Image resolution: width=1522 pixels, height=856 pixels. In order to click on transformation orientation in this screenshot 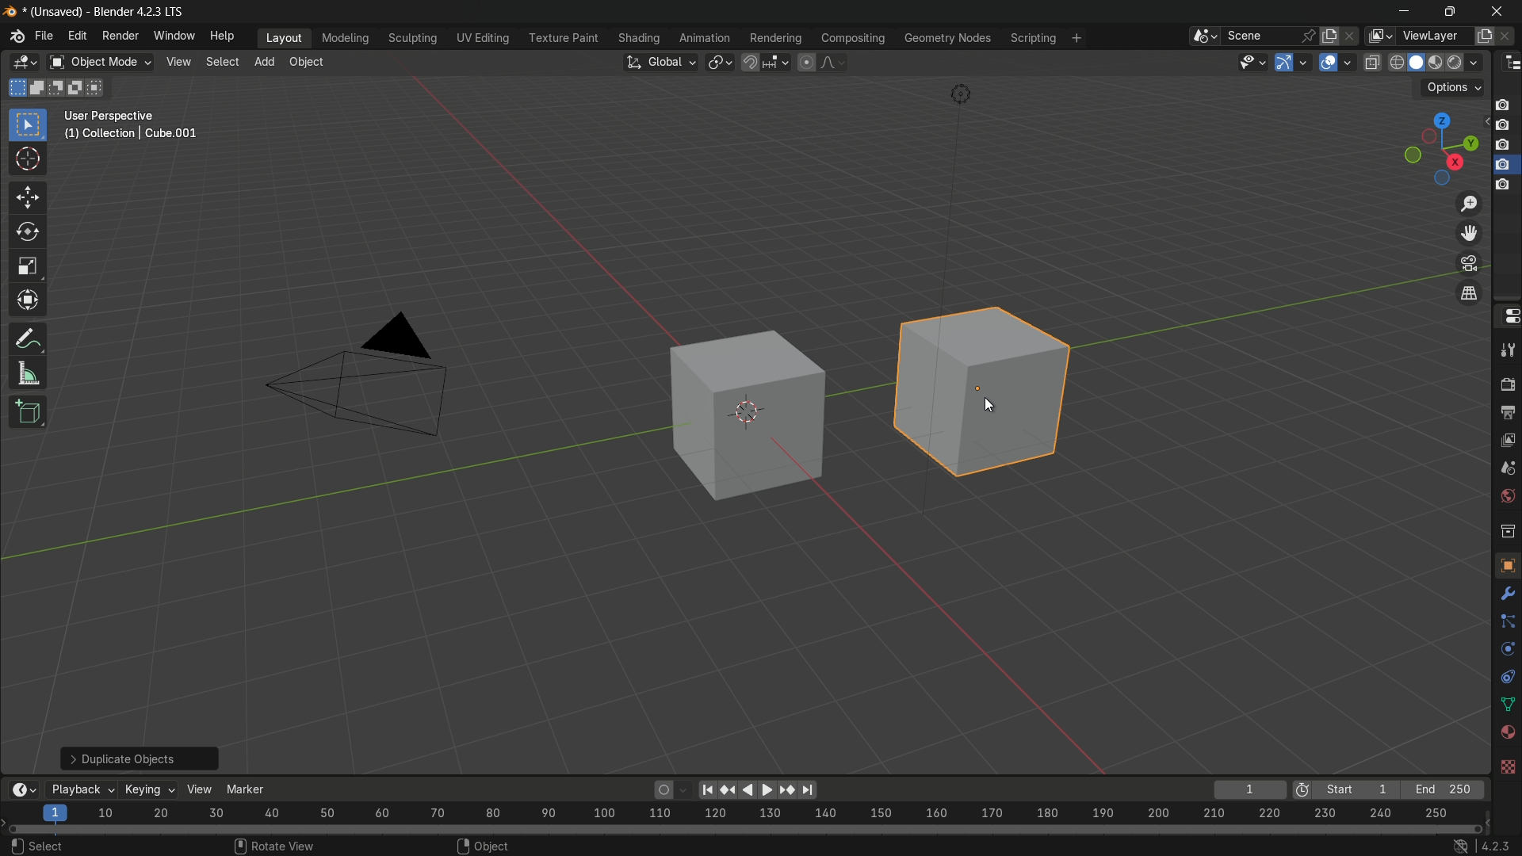, I will do `click(660, 61)`.